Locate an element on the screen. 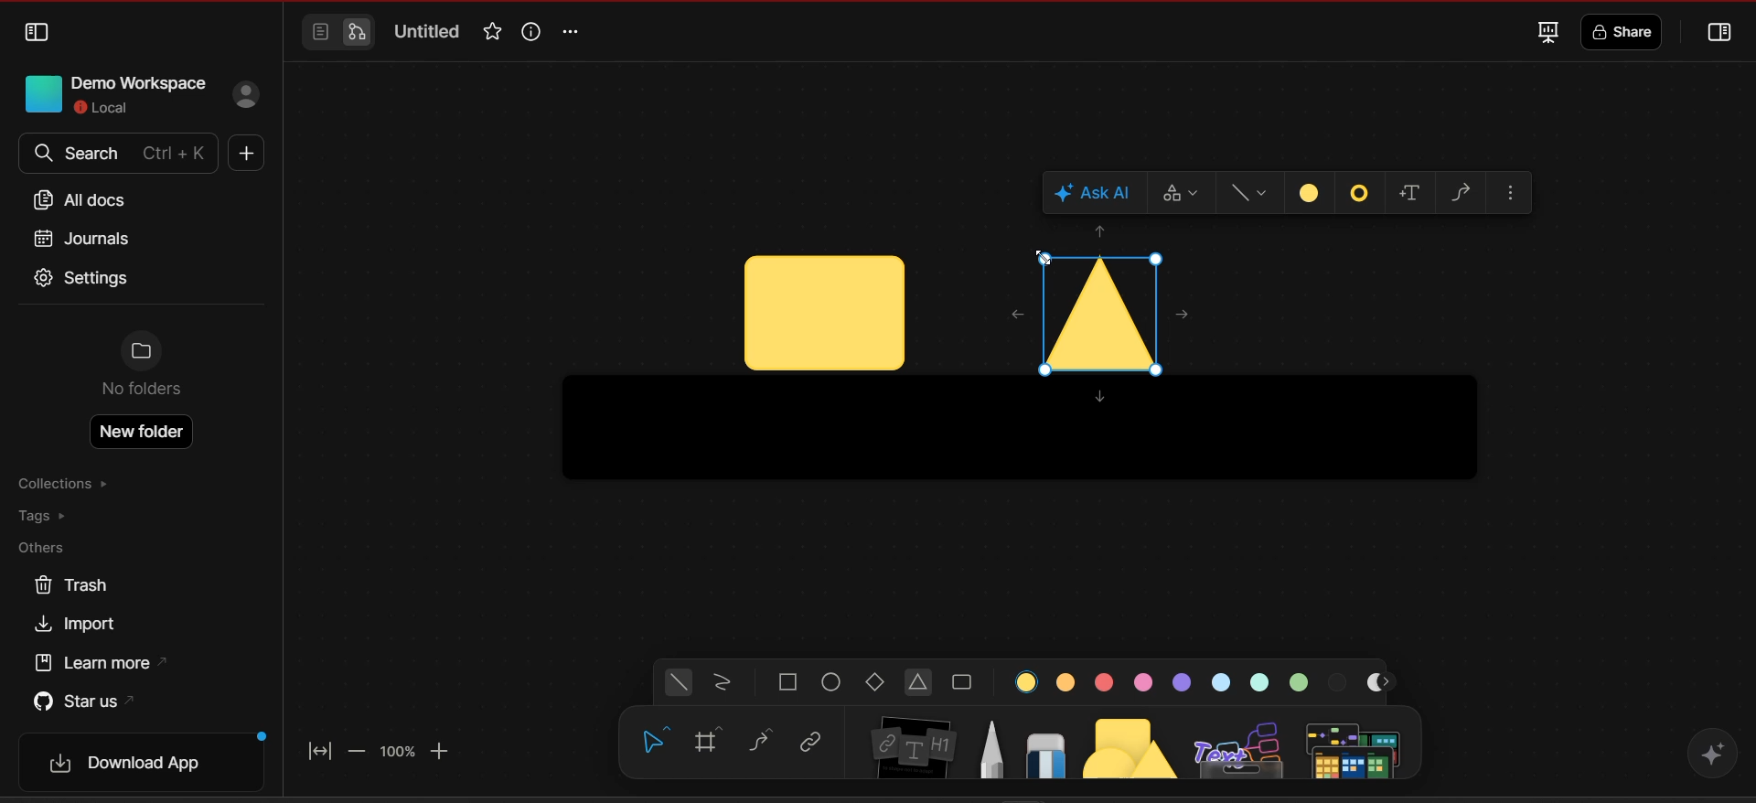 The width and height of the screenshot is (1756, 803). others is located at coordinates (50, 549).